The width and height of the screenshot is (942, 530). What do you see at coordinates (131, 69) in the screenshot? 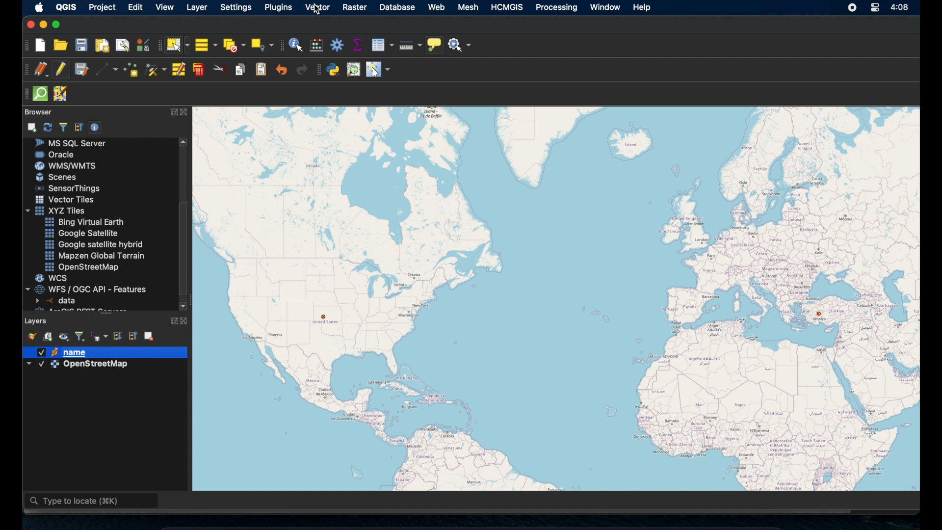
I see `add point feature` at bounding box center [131, 69].